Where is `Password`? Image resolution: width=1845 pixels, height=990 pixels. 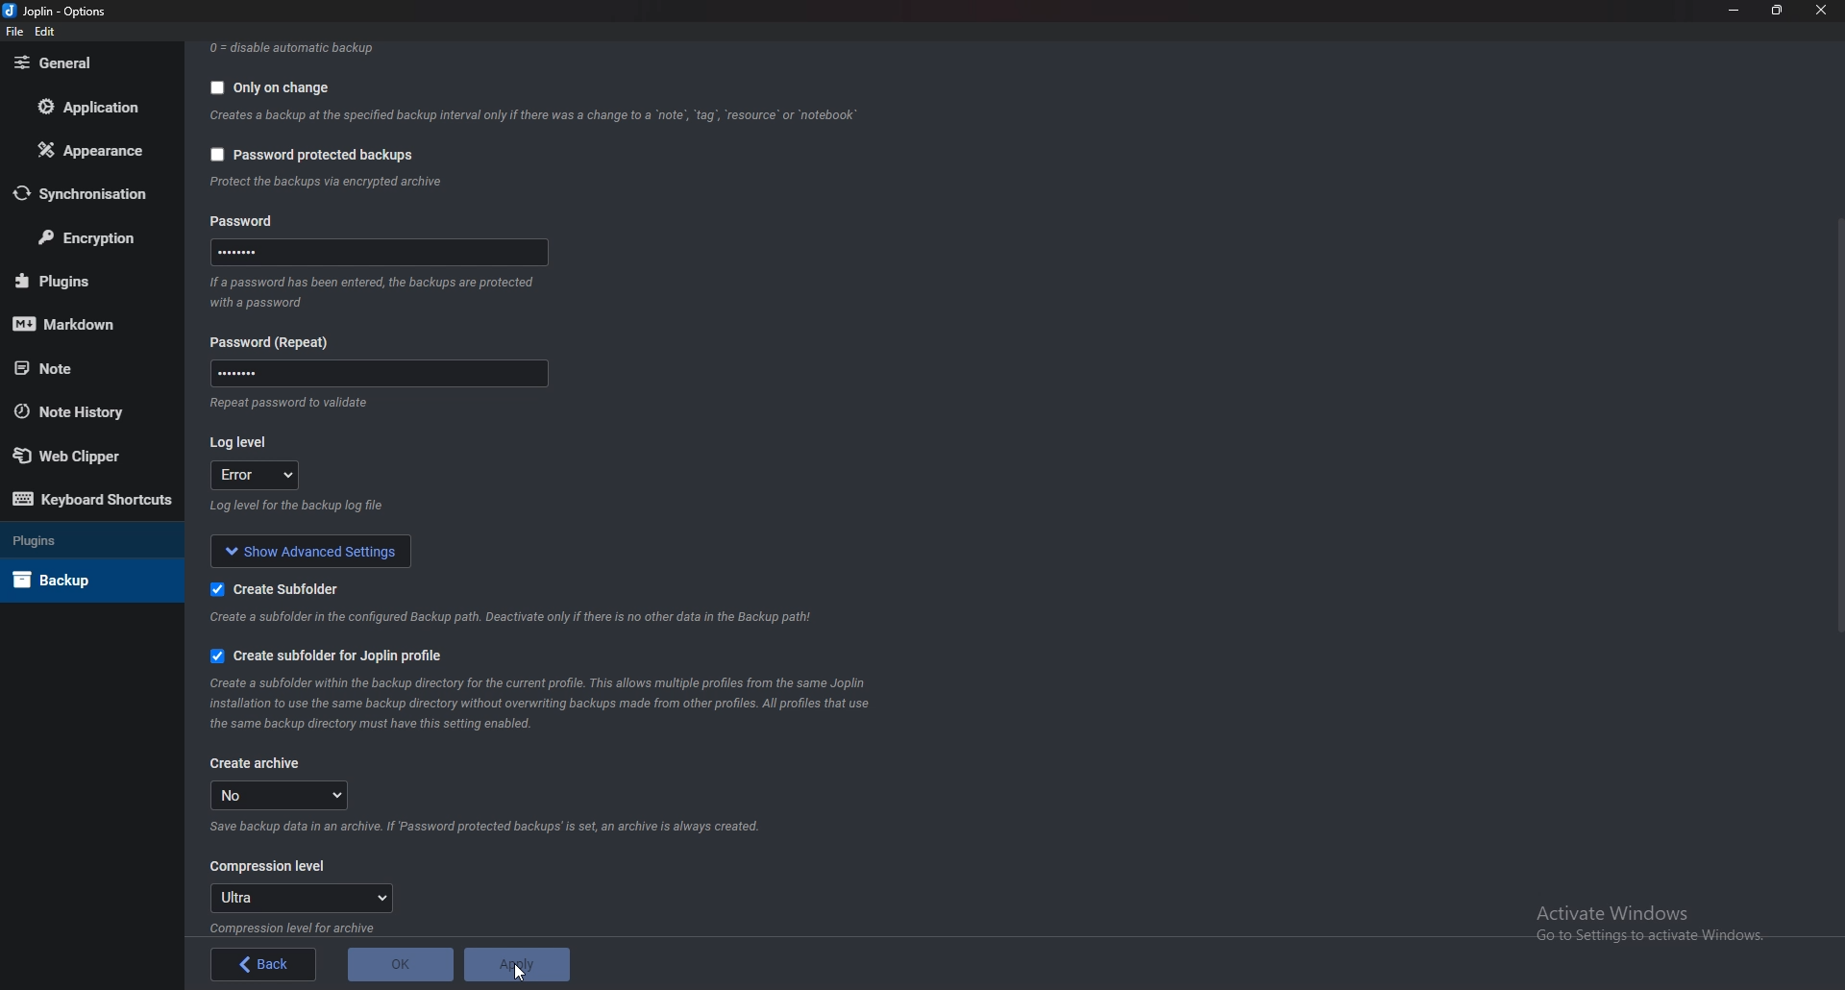 Password is located at coordinates (384, 252).